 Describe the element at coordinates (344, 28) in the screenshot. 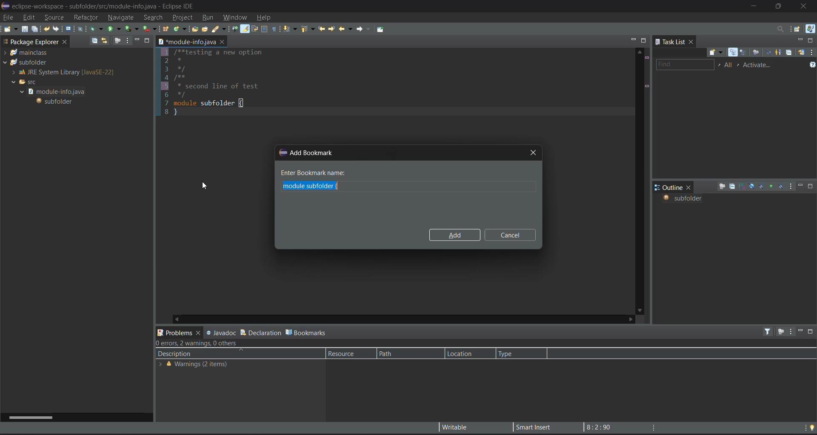

I see `back` at that location.